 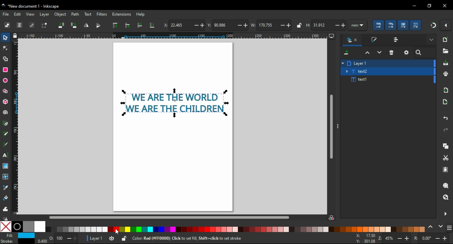 I want to click on lower selection one step, so click(x=379, y=53).